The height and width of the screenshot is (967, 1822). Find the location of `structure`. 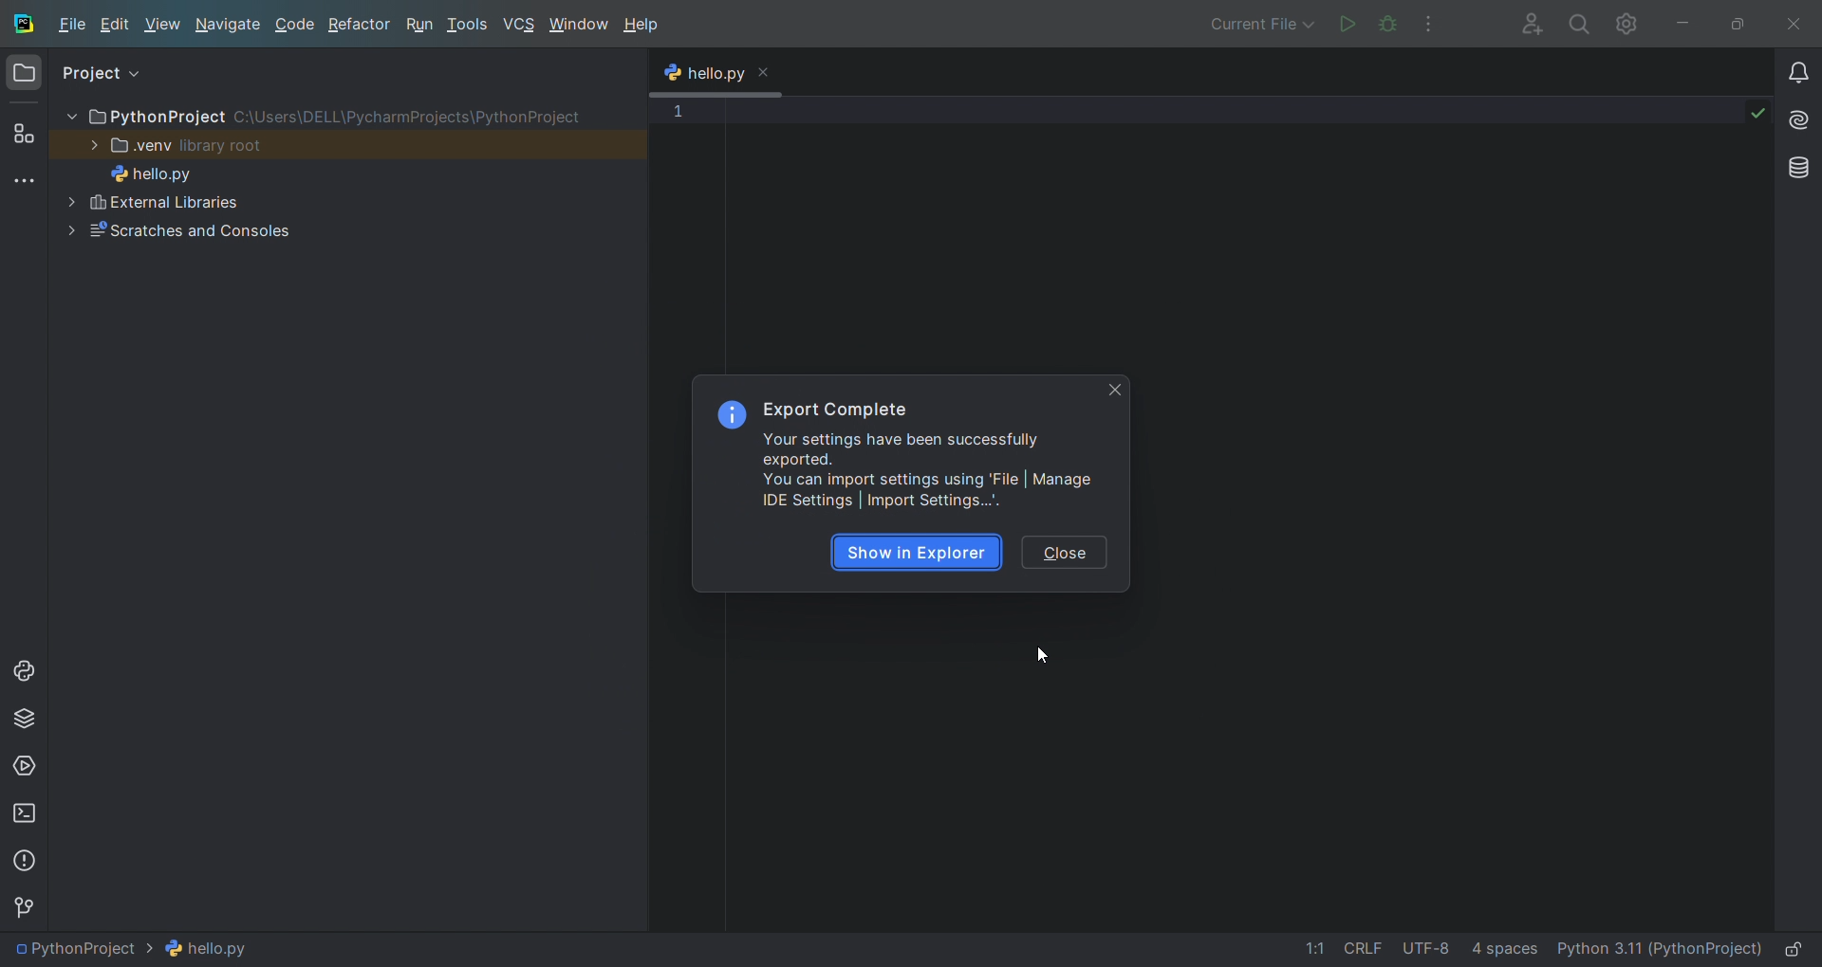

structure is located at coordinates (27, 134).